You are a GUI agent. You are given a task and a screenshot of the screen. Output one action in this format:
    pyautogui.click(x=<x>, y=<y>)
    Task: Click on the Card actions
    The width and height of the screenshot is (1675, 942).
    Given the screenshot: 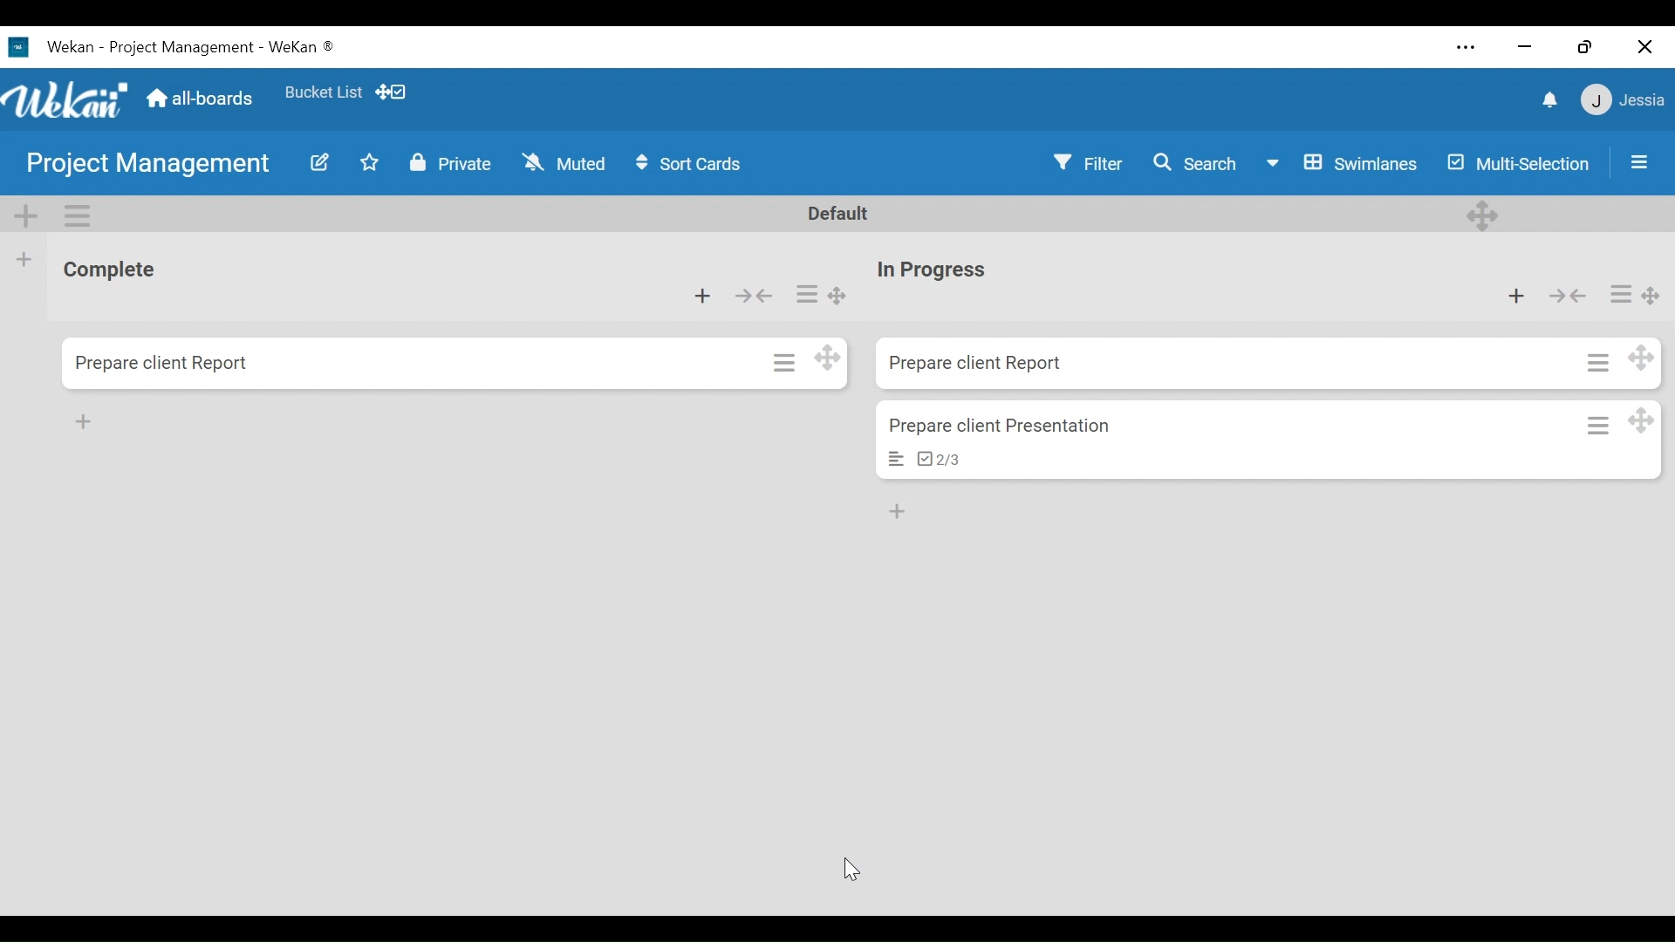 What is the action you would take?
    pyautogui.click(x=1597, y=425)
    